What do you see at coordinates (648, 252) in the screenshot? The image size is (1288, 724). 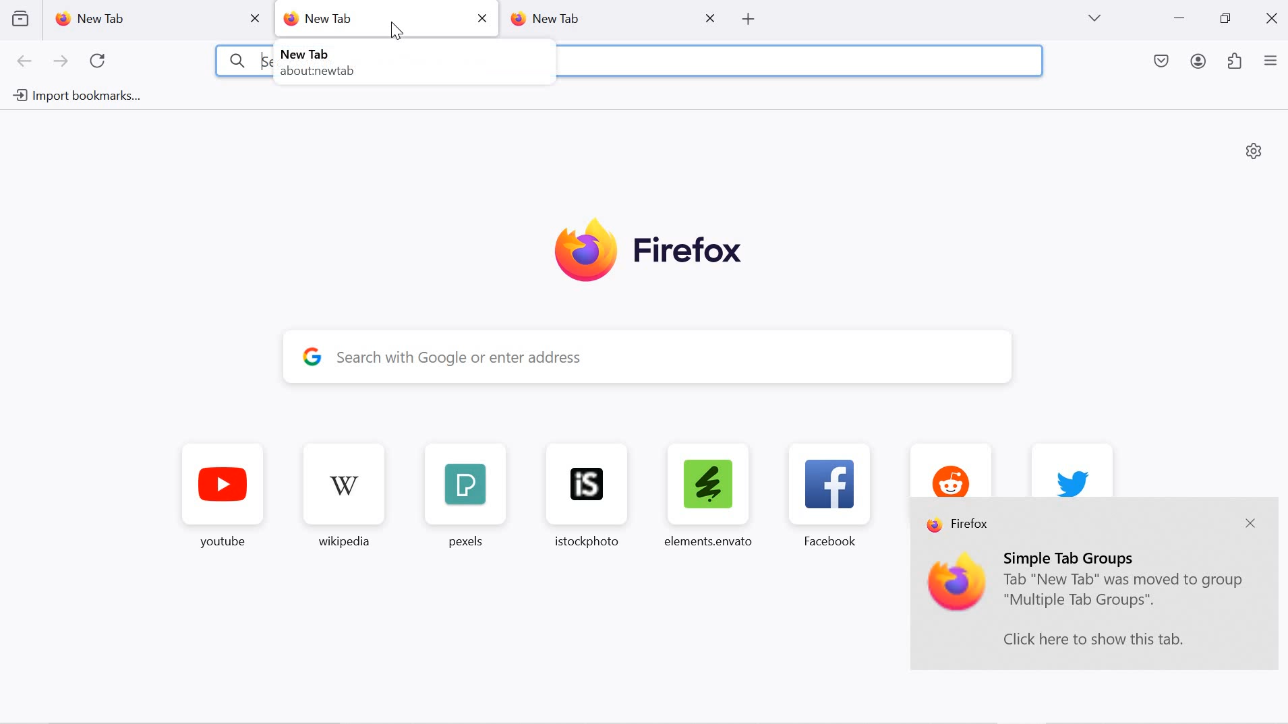 I see `Firefox logo` at bounding box center [648, 252].